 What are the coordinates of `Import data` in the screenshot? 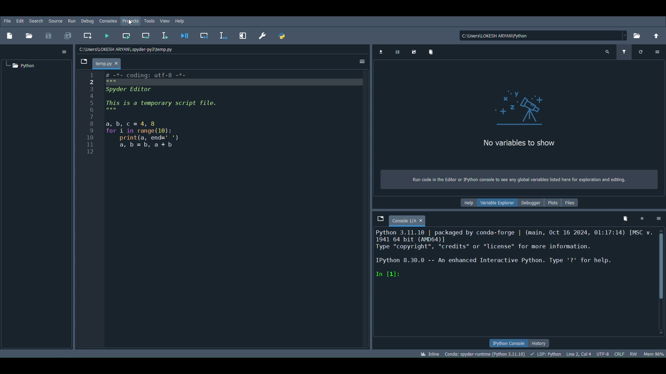 It's located at (381, 52).